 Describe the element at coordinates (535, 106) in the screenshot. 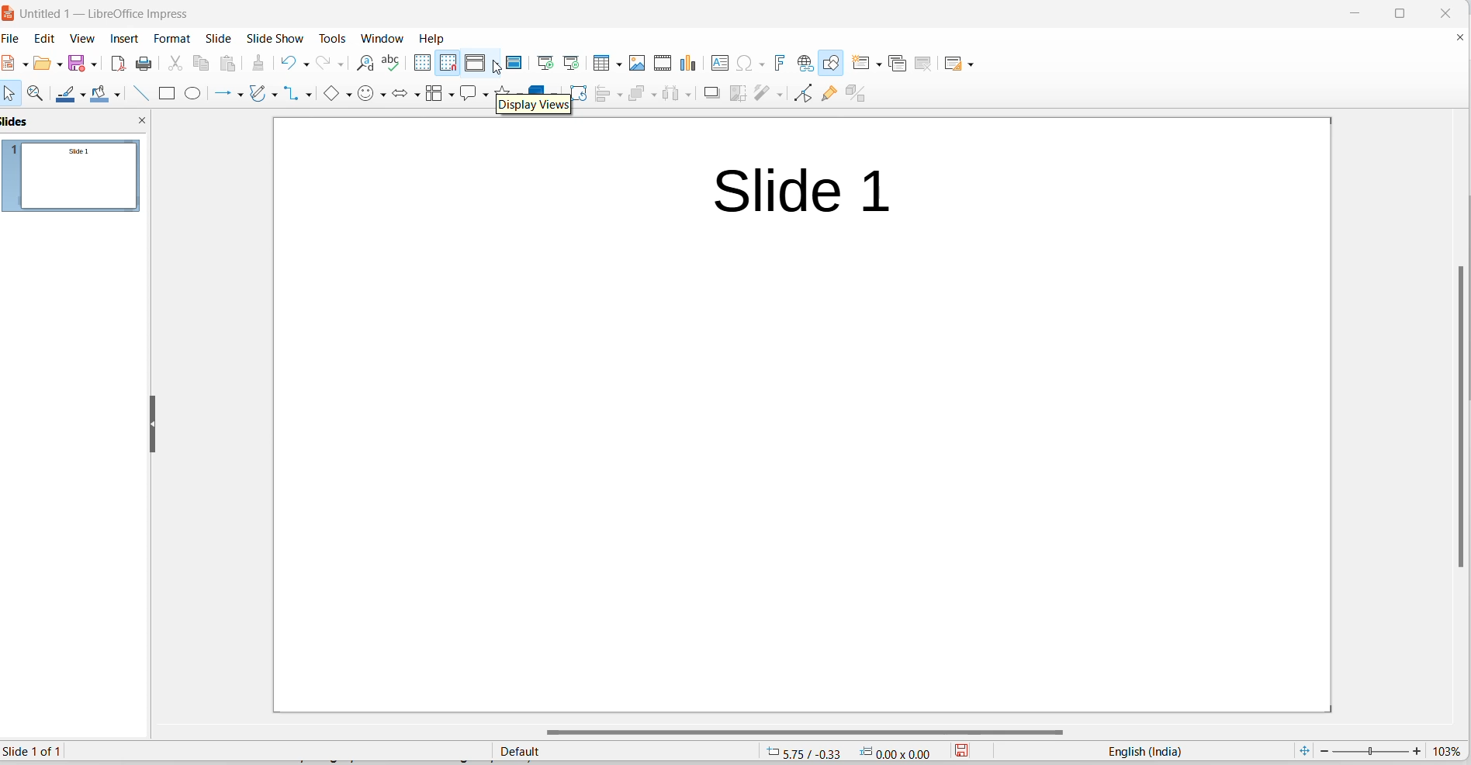

I see `hover text` at that location.